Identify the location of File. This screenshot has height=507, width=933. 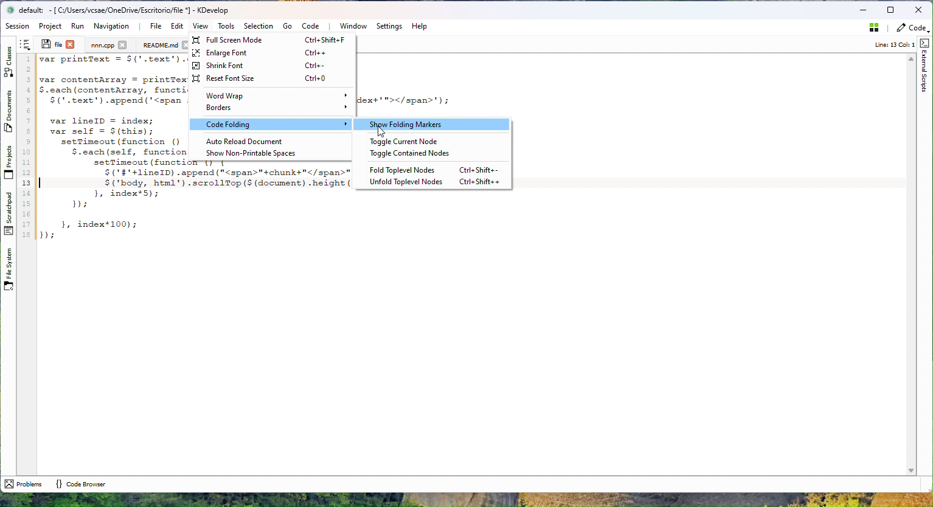
(51, 44).